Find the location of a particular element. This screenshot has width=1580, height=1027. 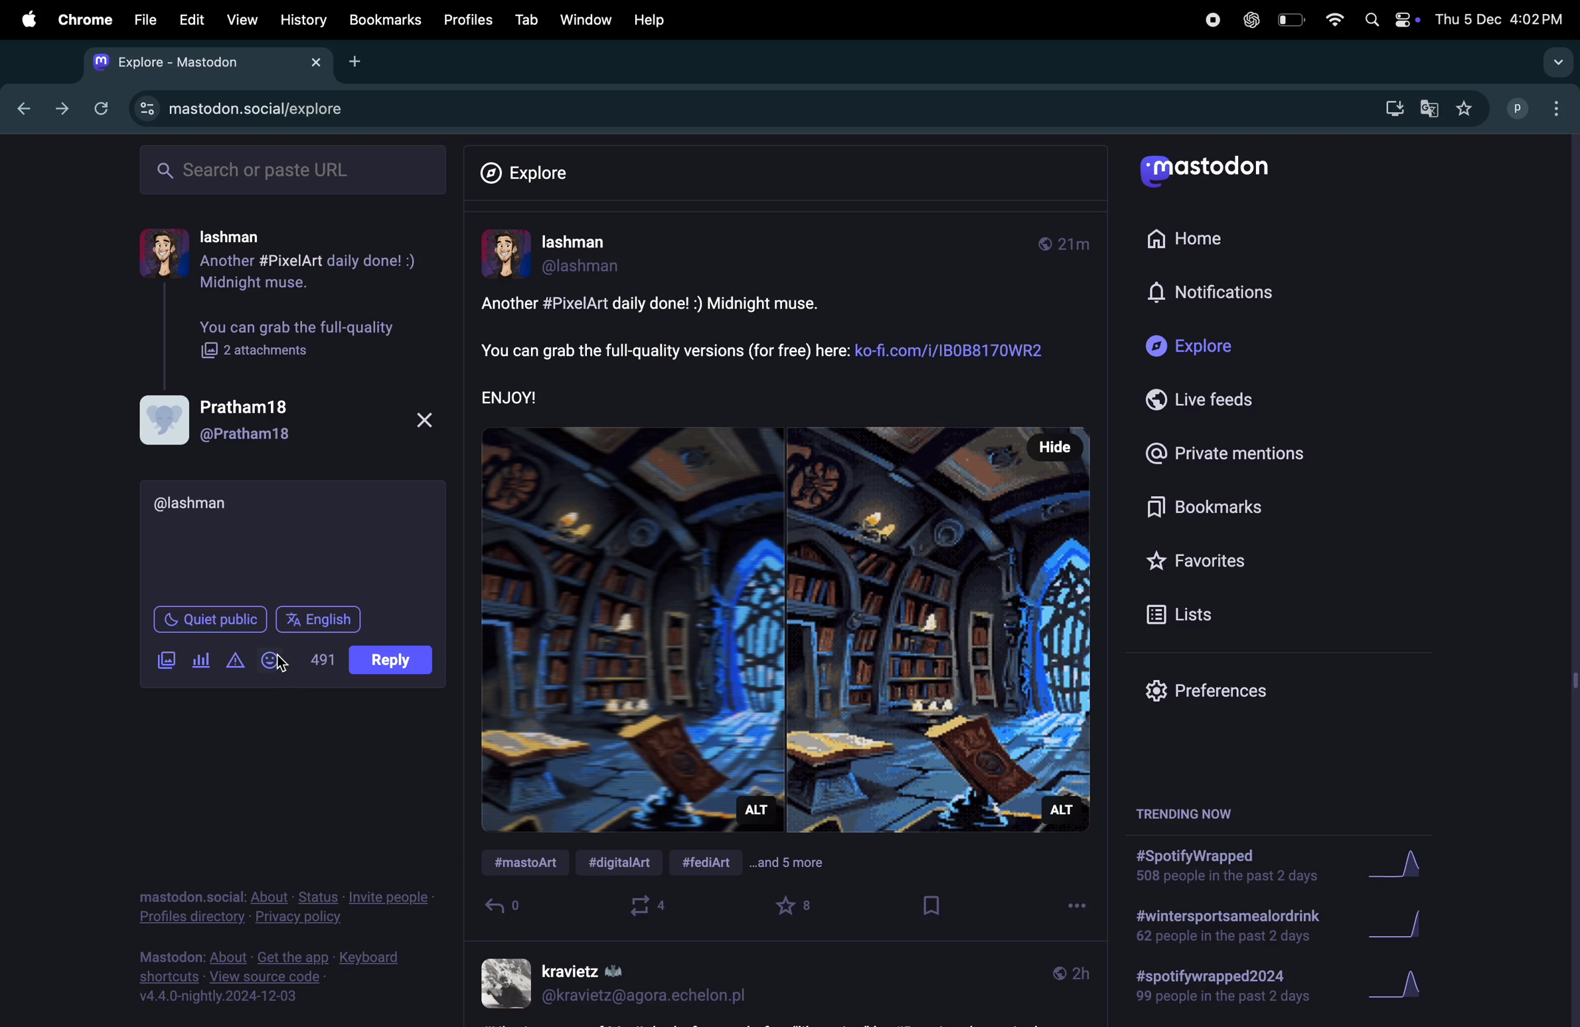

500 words is located at coordinates (322, 657).